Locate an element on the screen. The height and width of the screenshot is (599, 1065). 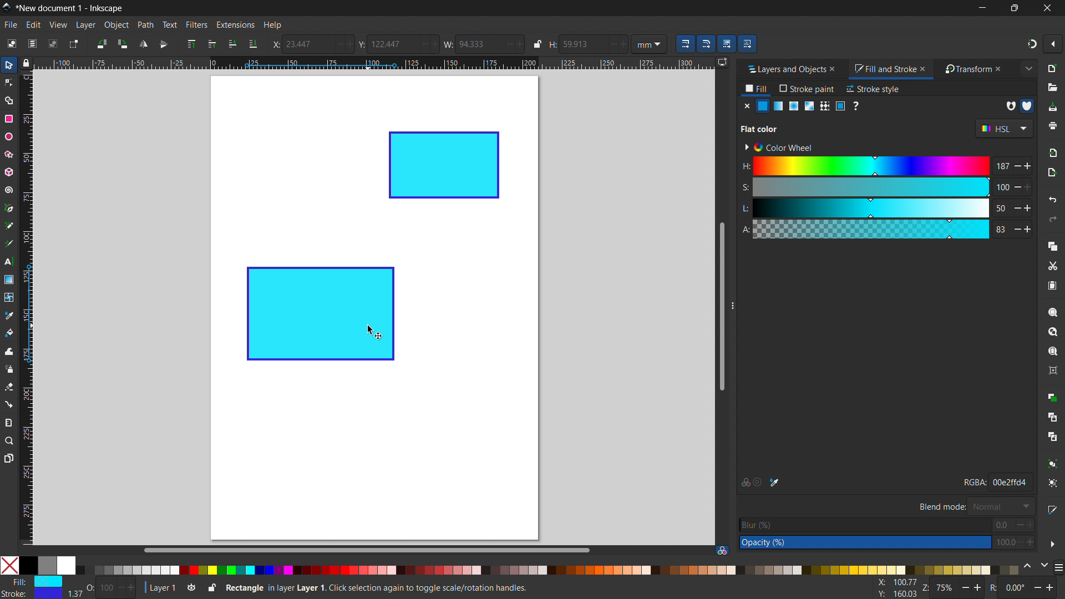
rotate 90 cw is located at coordinates (122, 44).